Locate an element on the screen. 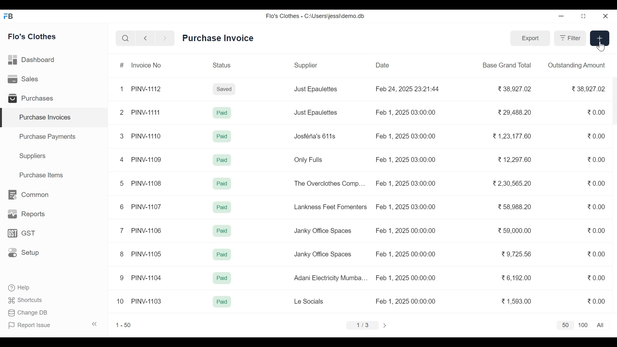 The image size is (617, 347). Outstanding Amount is located at coordinates (577, 65).